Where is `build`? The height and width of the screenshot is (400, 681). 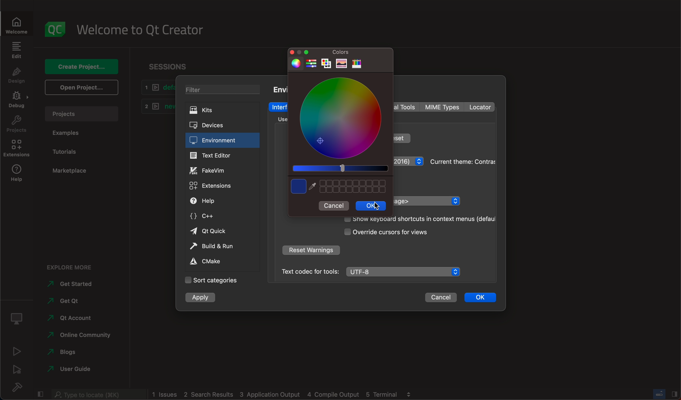
build is located at coordinates (21, 387).